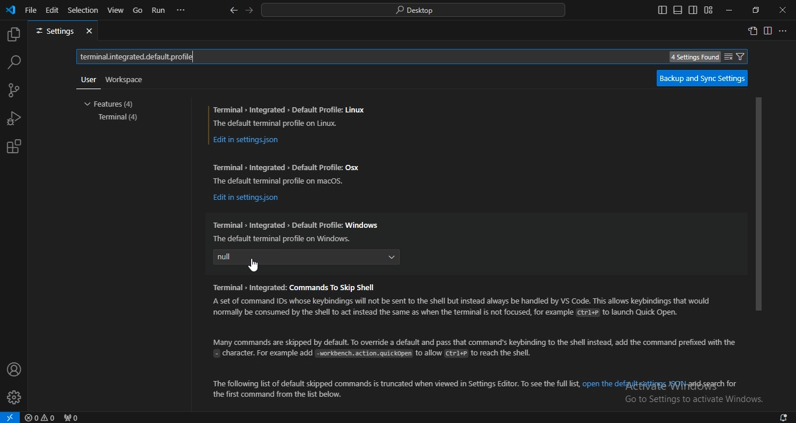 This screenshot has width=796, height=423. What do you see at coordinates (138, 11) in the screenshot?
I see `go` at bounding box center [138, 11].